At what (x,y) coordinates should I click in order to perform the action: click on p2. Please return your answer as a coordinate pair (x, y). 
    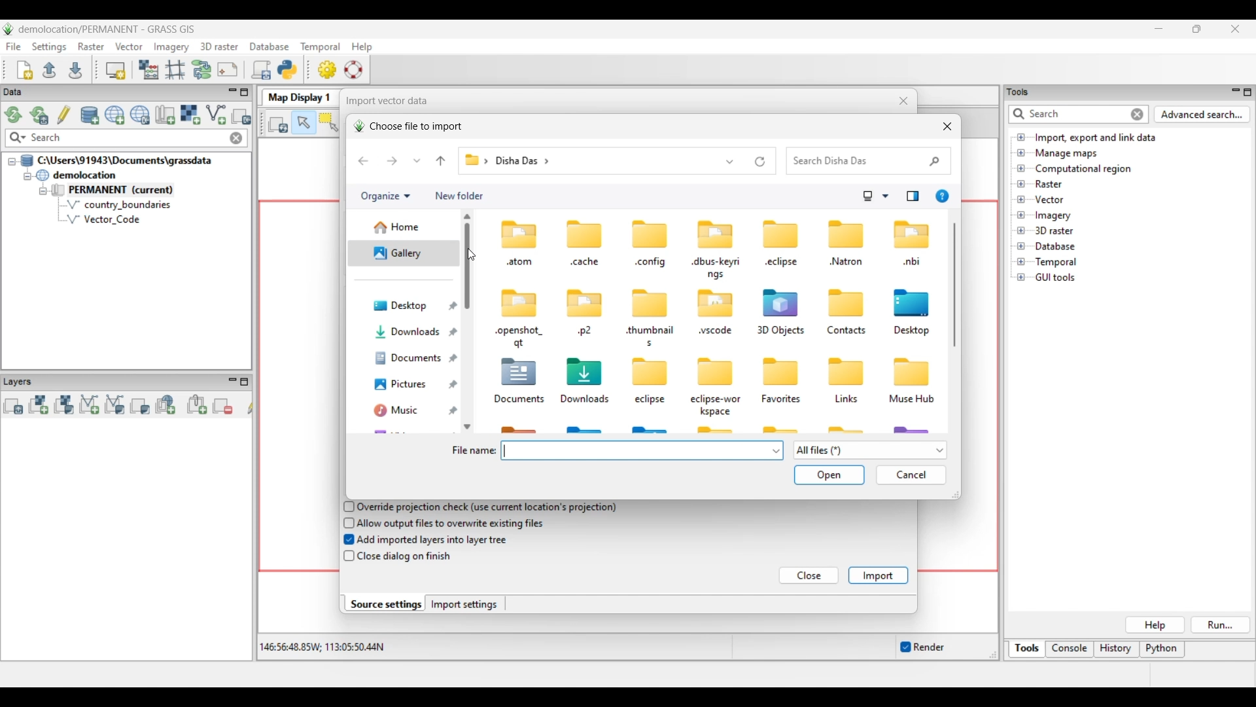
    Looking at the image, I should click on (585, 332).